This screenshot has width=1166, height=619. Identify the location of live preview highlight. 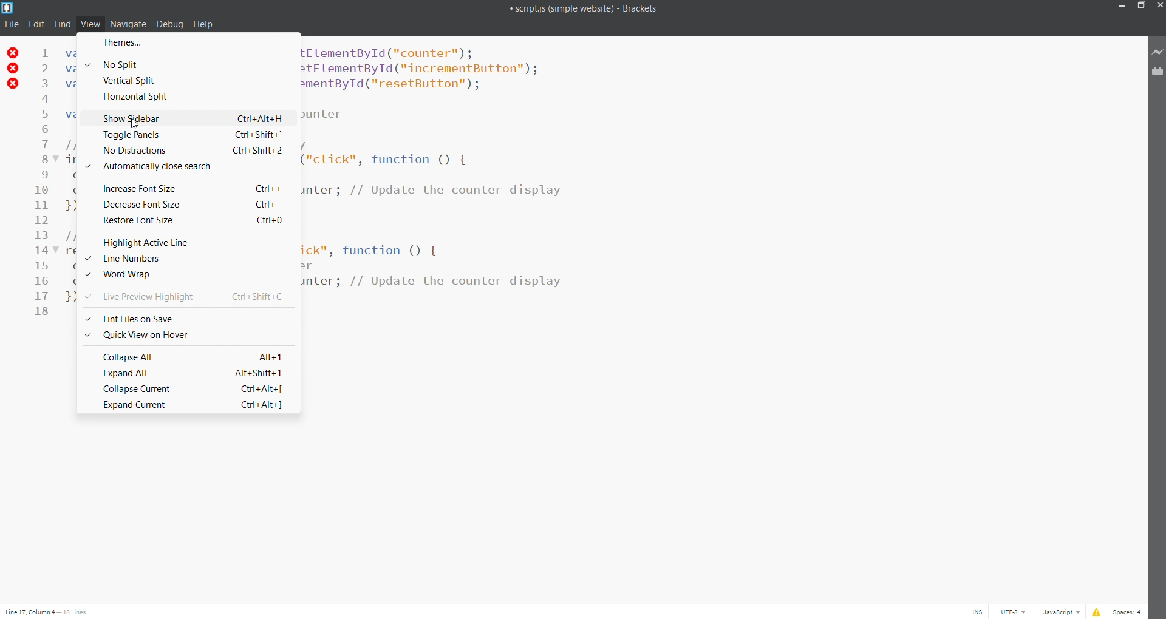
(188, 296).